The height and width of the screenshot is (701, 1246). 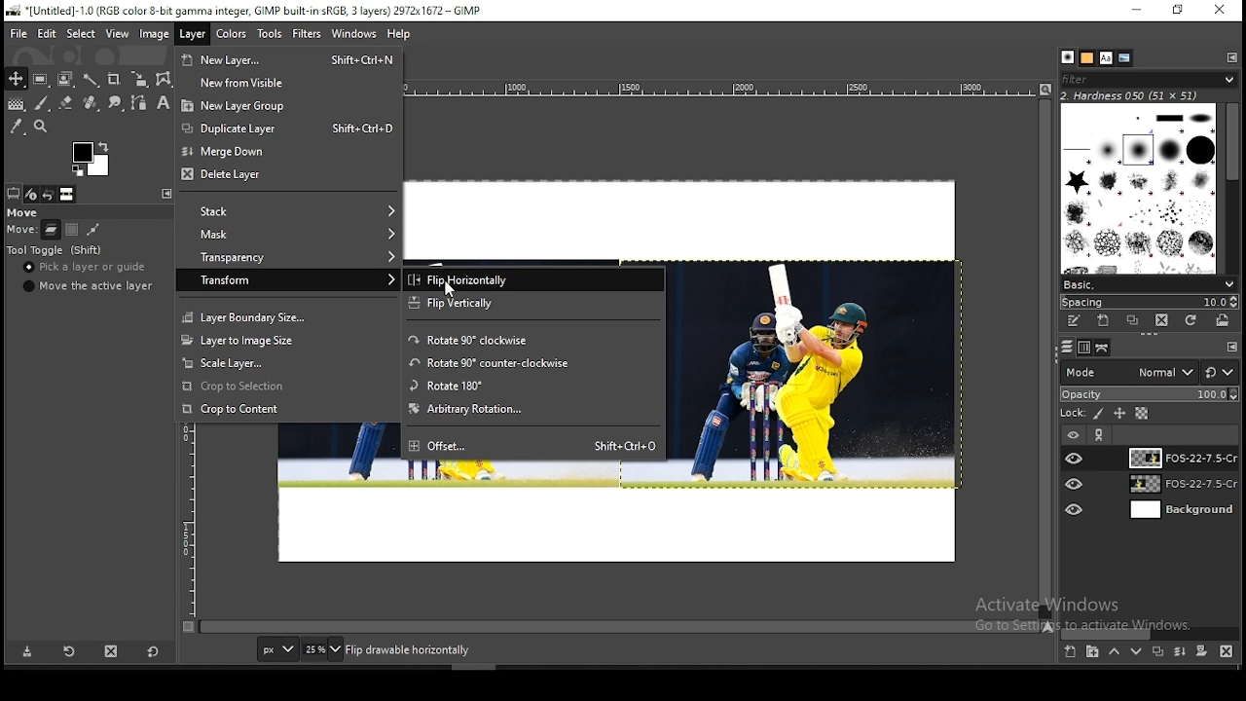 What do you see at coordinates (136, 104) in the screenshot?
I see `paths tool` at bounding box center [136, 104].